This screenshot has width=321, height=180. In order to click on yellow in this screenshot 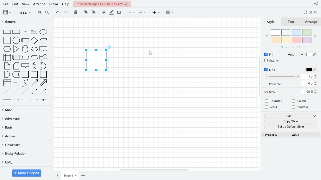, I will do `click(285, 40)`.